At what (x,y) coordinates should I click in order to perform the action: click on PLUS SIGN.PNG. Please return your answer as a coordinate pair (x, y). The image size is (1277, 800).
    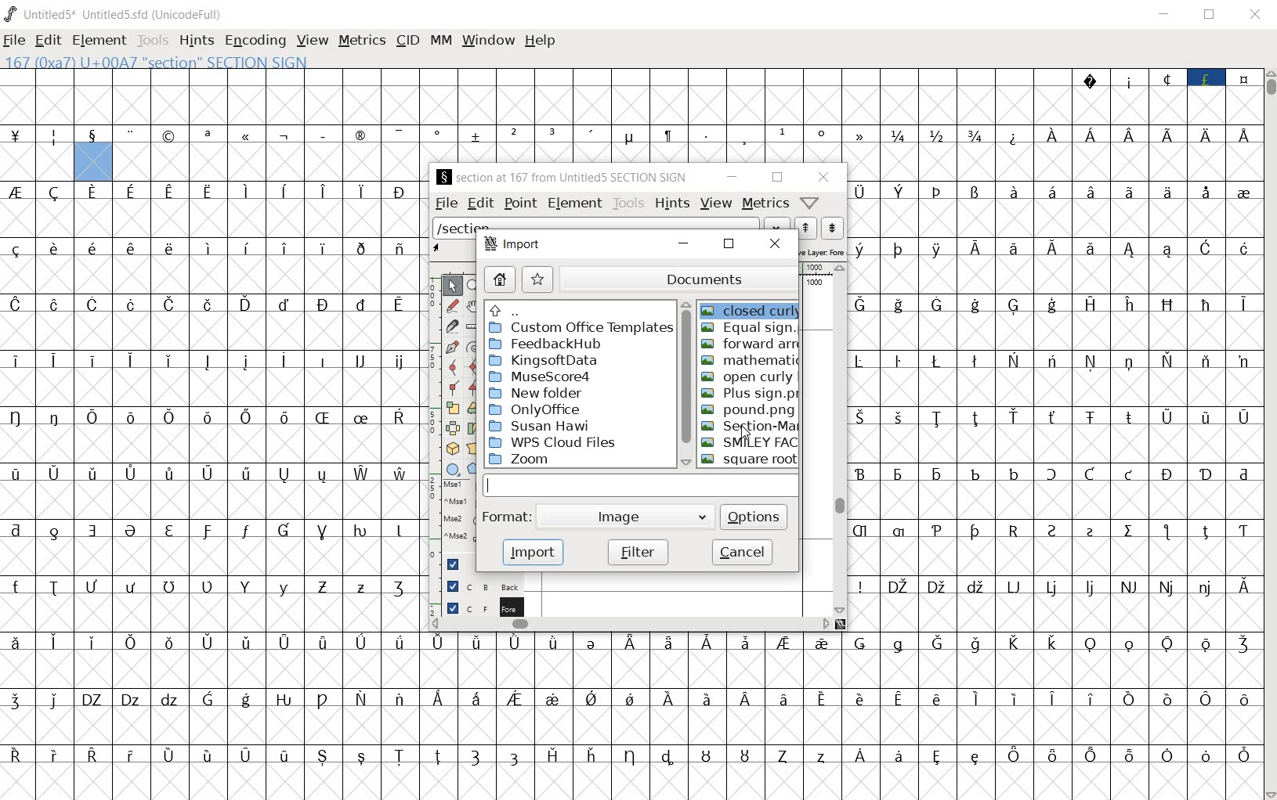
    Looking at the image, I should click on (749, 395).